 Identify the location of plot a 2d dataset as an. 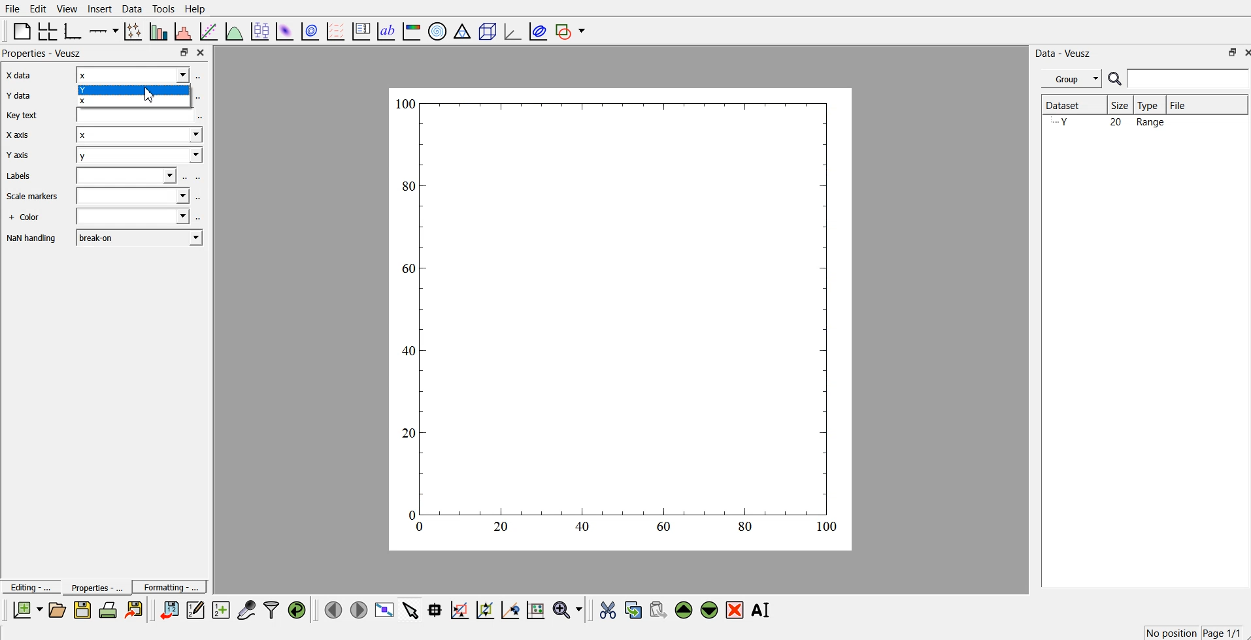
(284, 30).